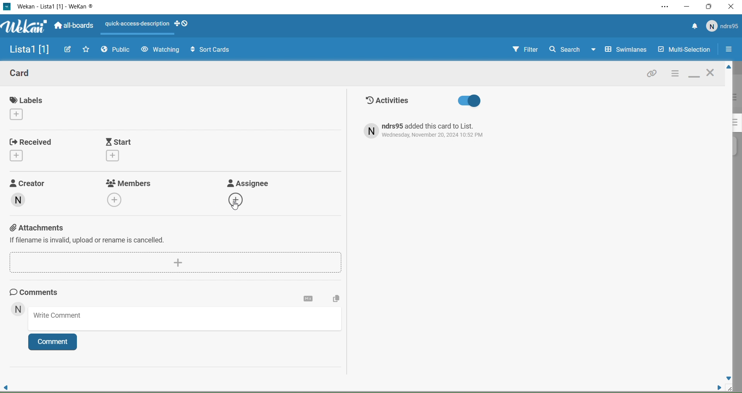 The image size is (742, 393). Describe the element at coordinates (723, 26) in the screenshot. I see `User` at that location.